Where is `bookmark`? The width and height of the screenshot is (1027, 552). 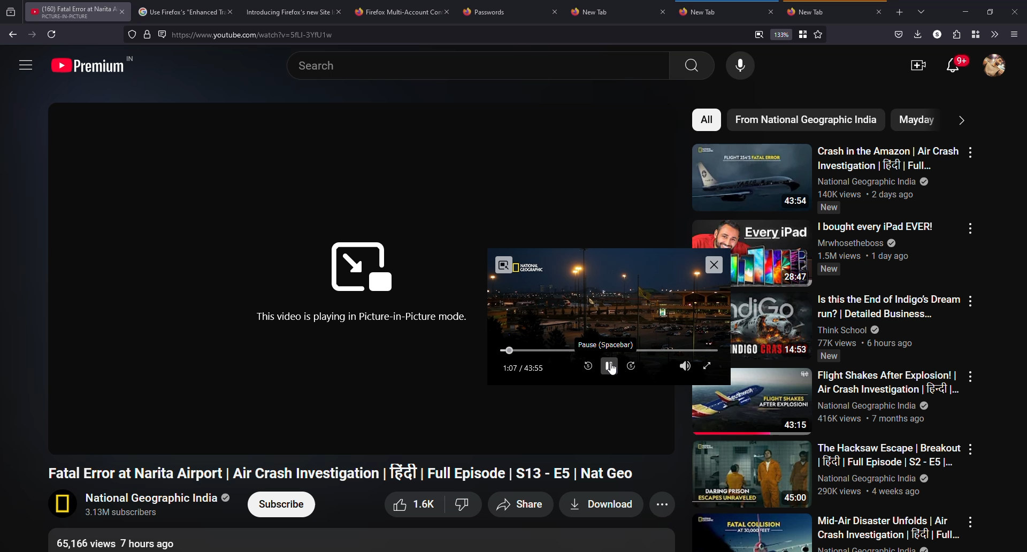 bookmark is located at coordinates (803, 34).